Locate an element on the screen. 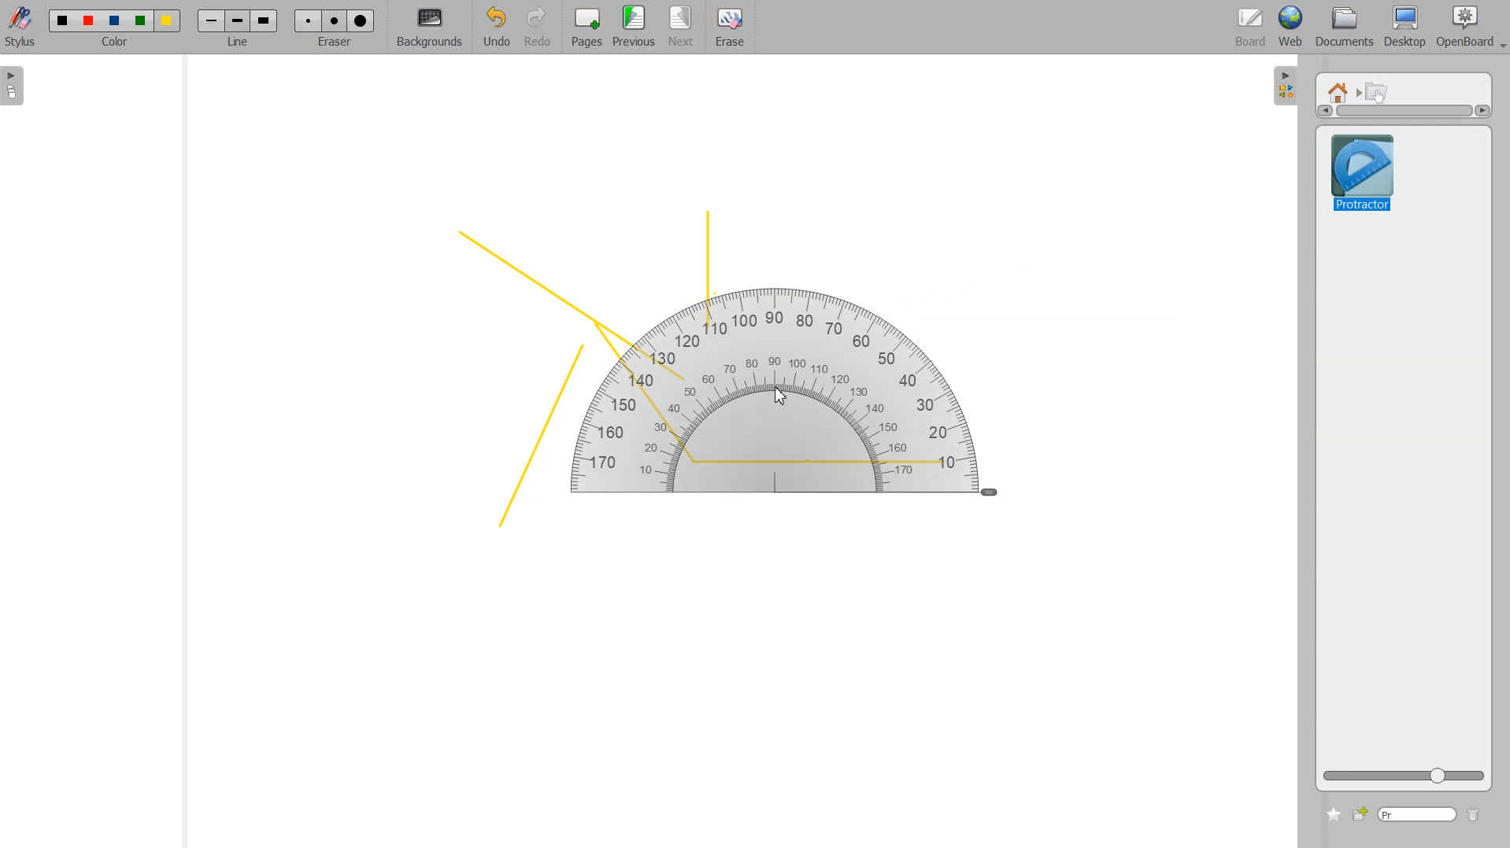  ZOOM Icon  is located at coordinates (1404, 776).